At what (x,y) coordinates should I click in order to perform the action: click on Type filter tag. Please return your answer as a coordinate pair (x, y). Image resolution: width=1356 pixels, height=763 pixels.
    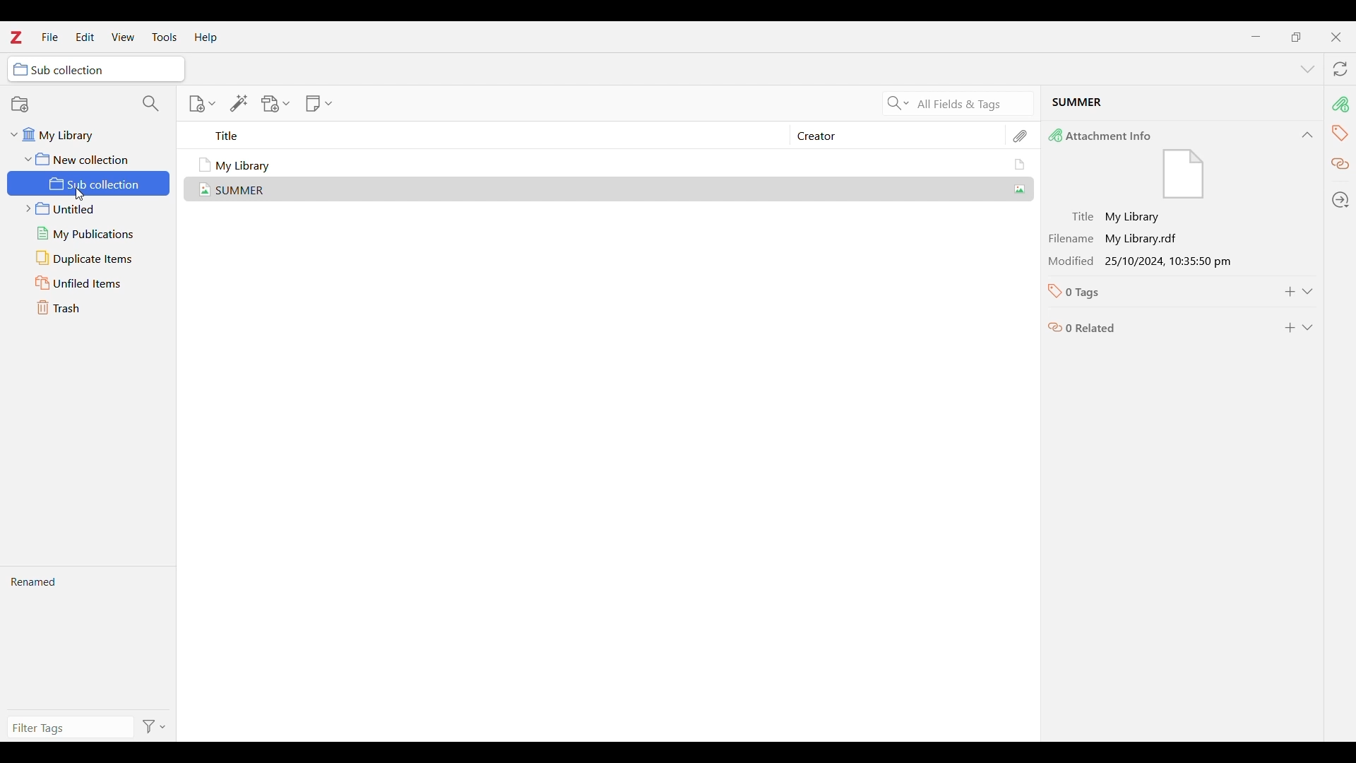
    Looking at the image, I should click on (68, 728).